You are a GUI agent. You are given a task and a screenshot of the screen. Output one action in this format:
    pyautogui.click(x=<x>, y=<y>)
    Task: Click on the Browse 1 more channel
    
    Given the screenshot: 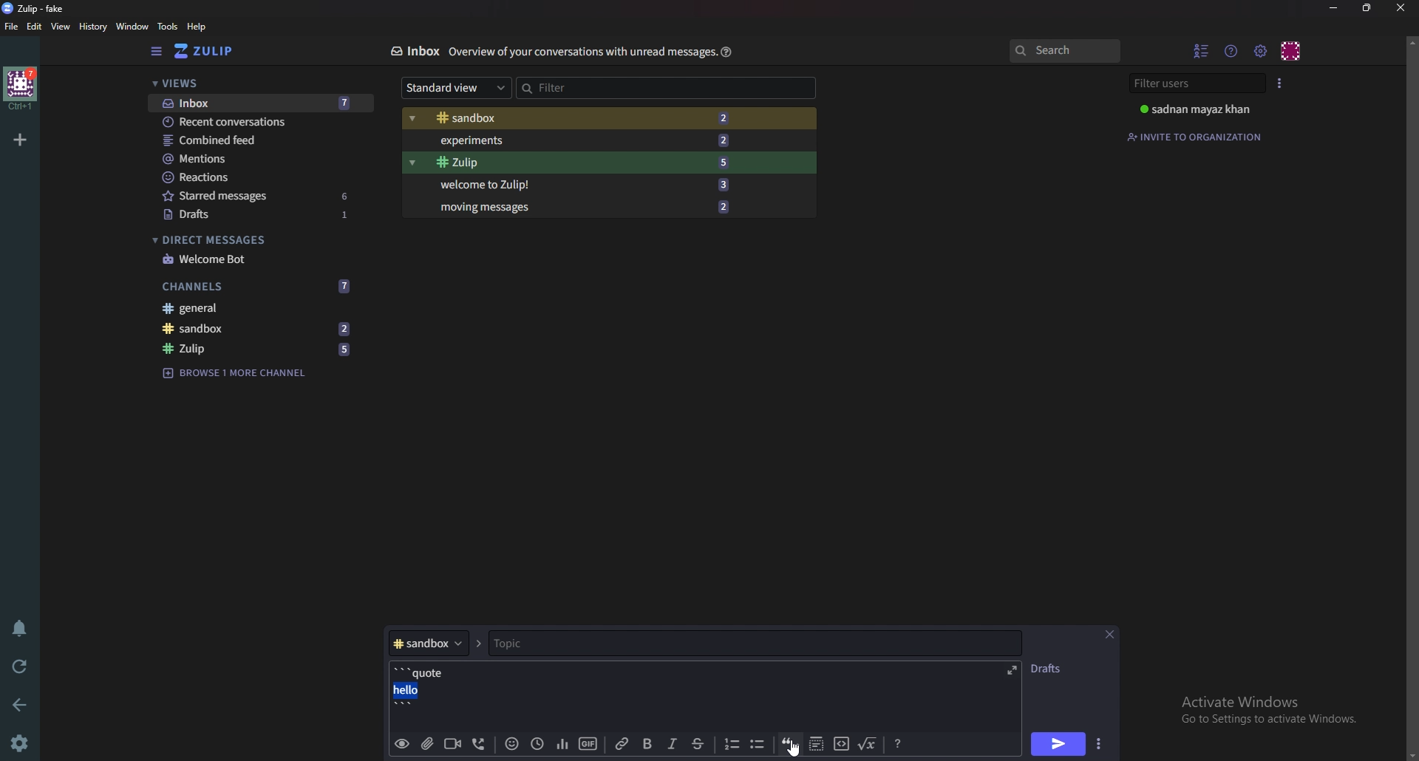 What is the action you would take?
    pyautogui.click(x=241, y=373)
    